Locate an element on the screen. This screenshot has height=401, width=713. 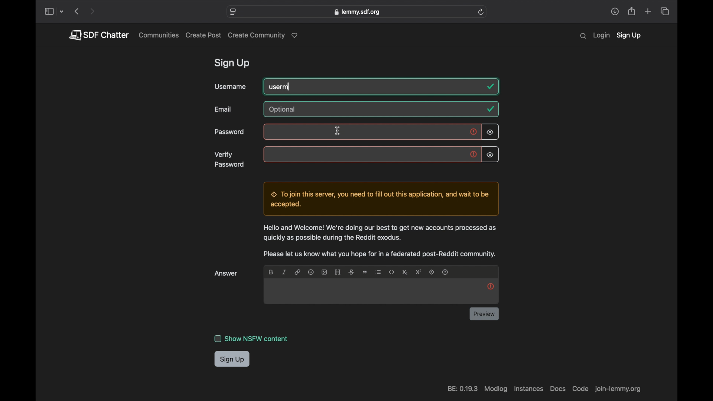
dialogue box is located at coordinates (379, 199).